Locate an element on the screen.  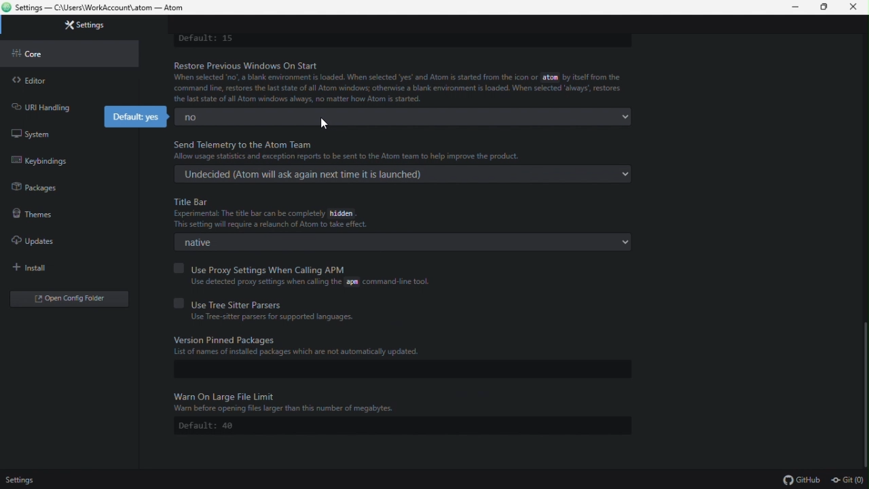
github is located at coordinates (800, 479).